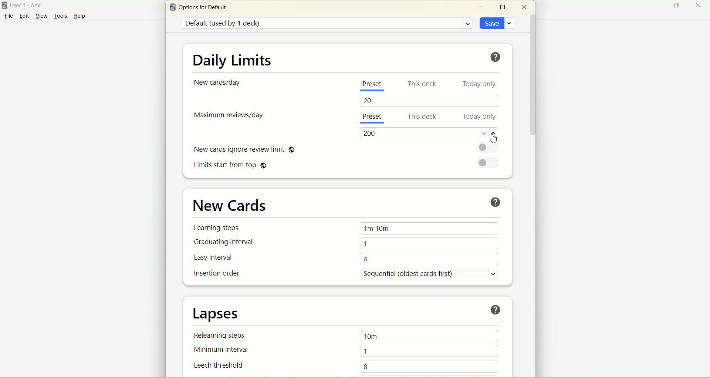 Image resolution: width=710 pixels, height=378 pixels. What do you see at coordinates (497, 58) in the screenshot?
I see `help` at bounding box center [497, 58].